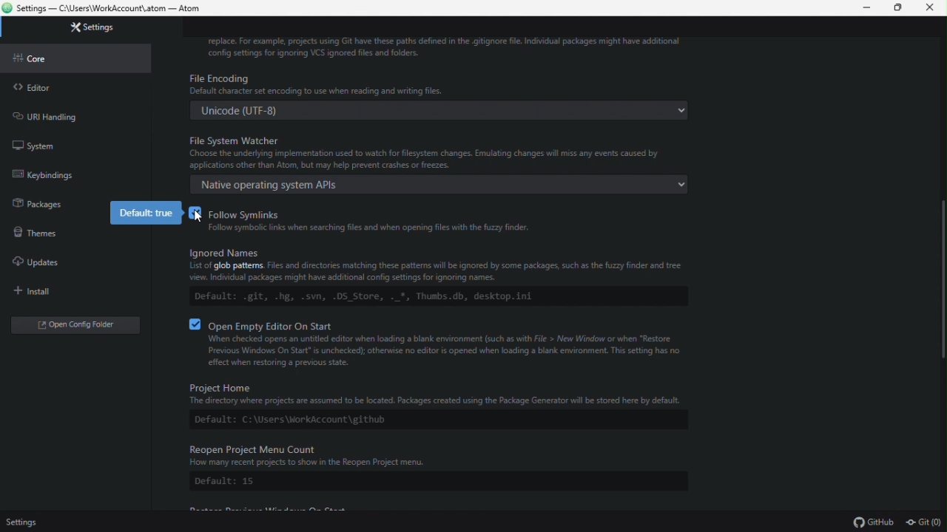  Describe the element at coordinates (34, 230) in the screenshot. I see `Themes` at that location.